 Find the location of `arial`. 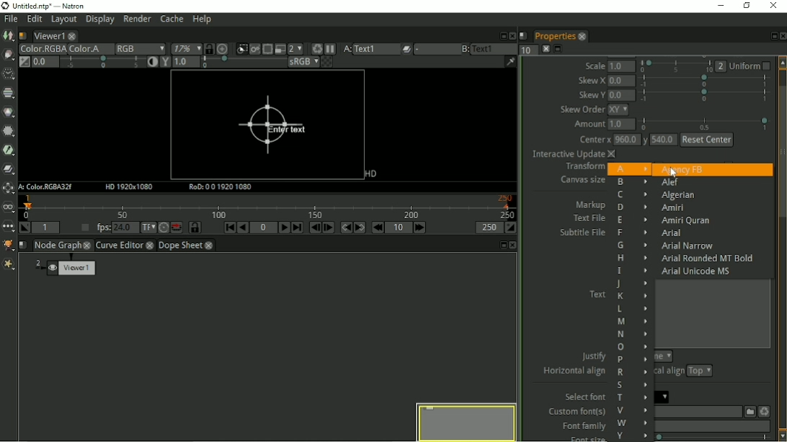

arial is located at coordinates (712, 426).